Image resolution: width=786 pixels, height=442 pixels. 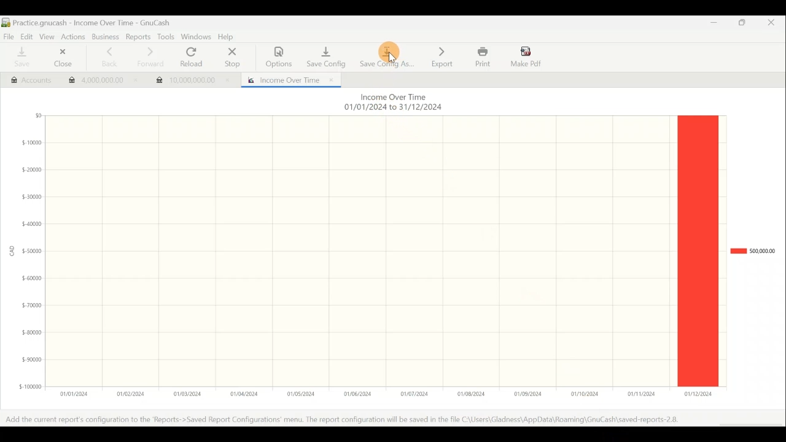 I want to click on Chart legend, so click(x=752, y=251).